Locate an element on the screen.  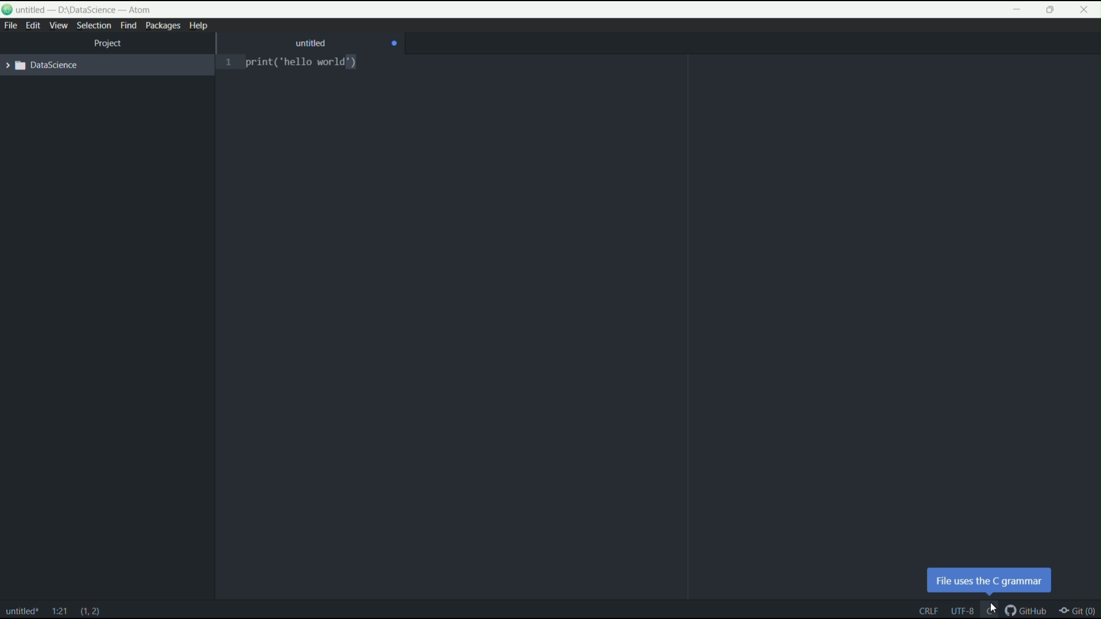
find menu is located at coordinates (129, 26).